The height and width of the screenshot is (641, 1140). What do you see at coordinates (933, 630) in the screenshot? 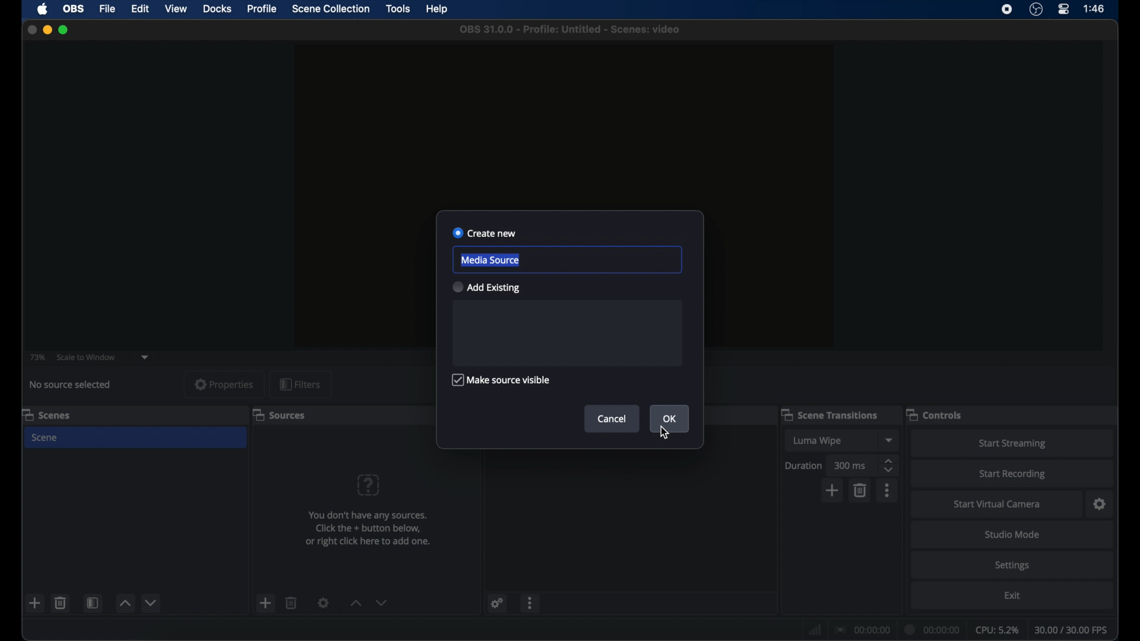
I see `duration` at bounding box center [933, 630].